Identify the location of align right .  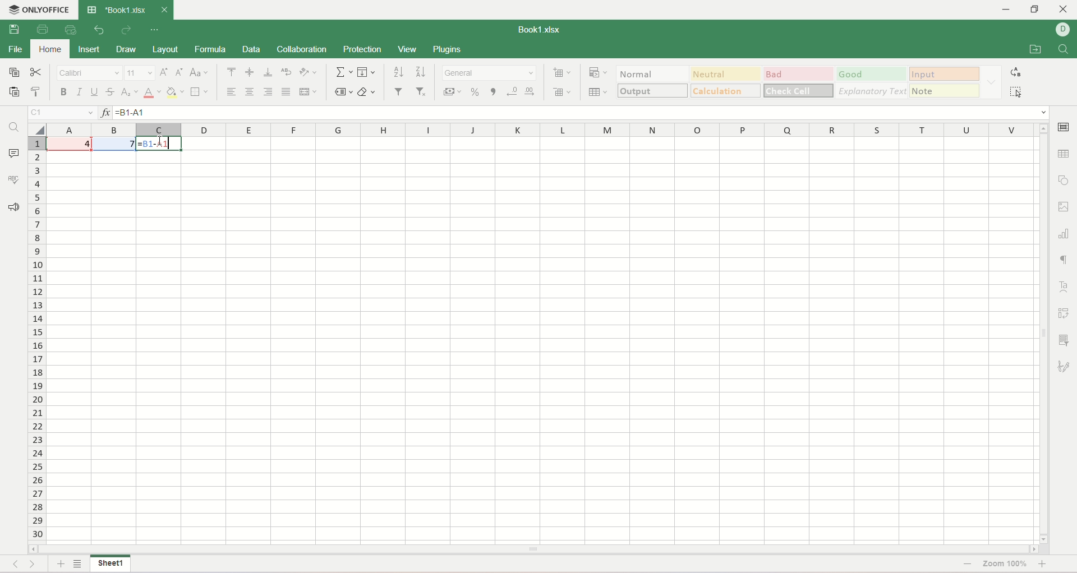
(268, 92).